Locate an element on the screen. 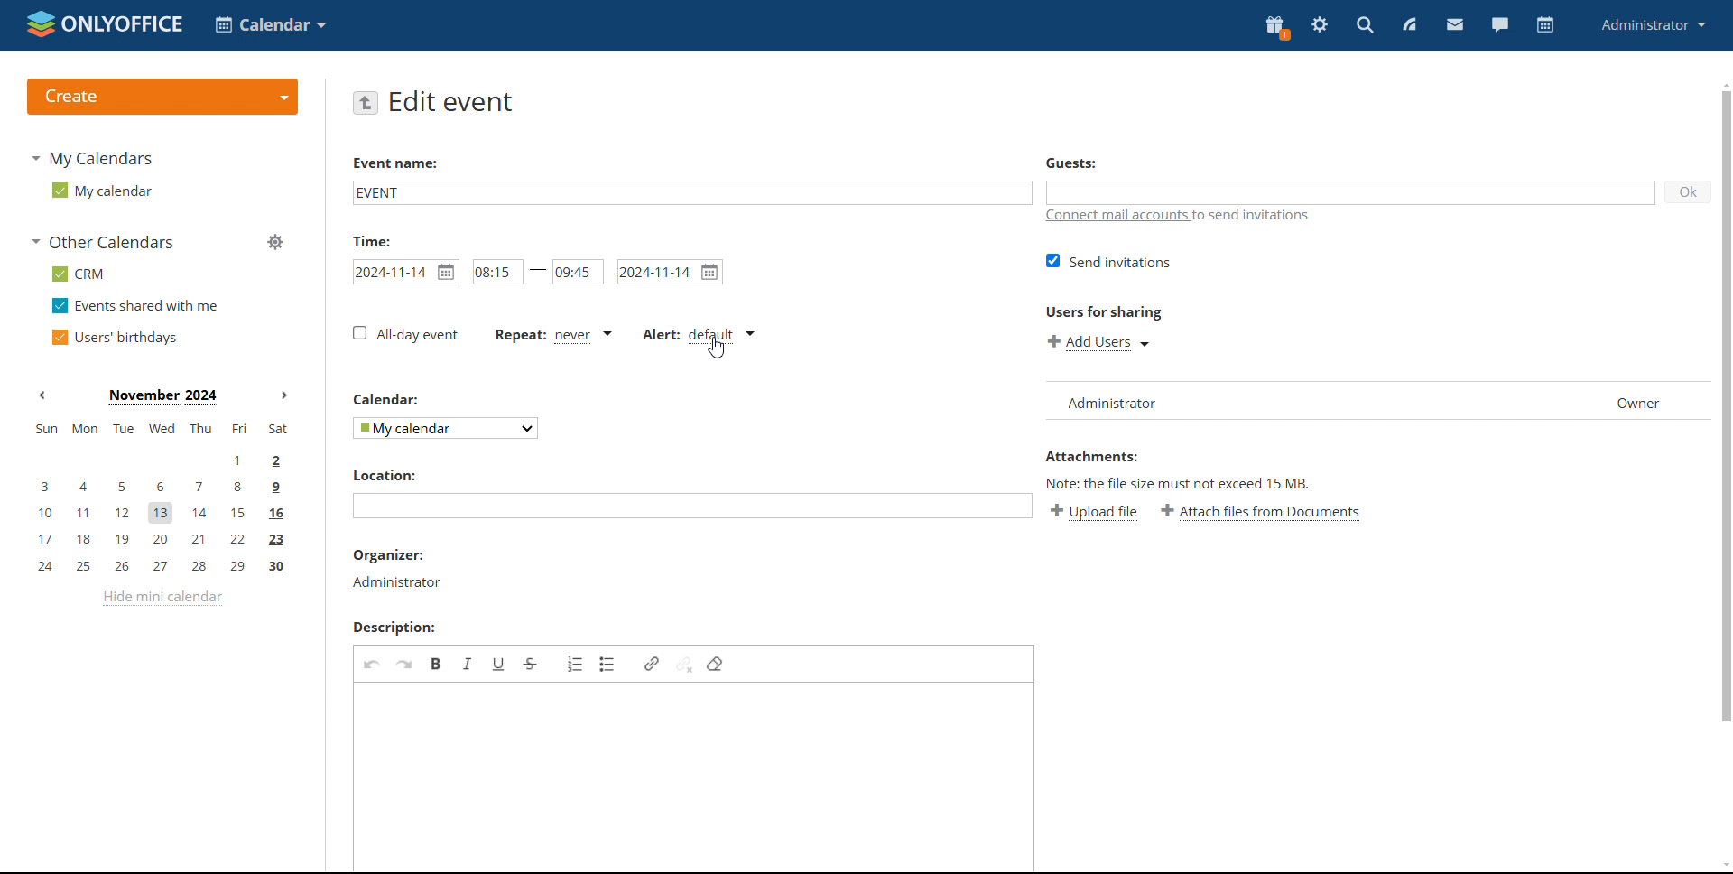 This screenshot has width=1733, height=874. feed is located at coordinates (1410, 27).